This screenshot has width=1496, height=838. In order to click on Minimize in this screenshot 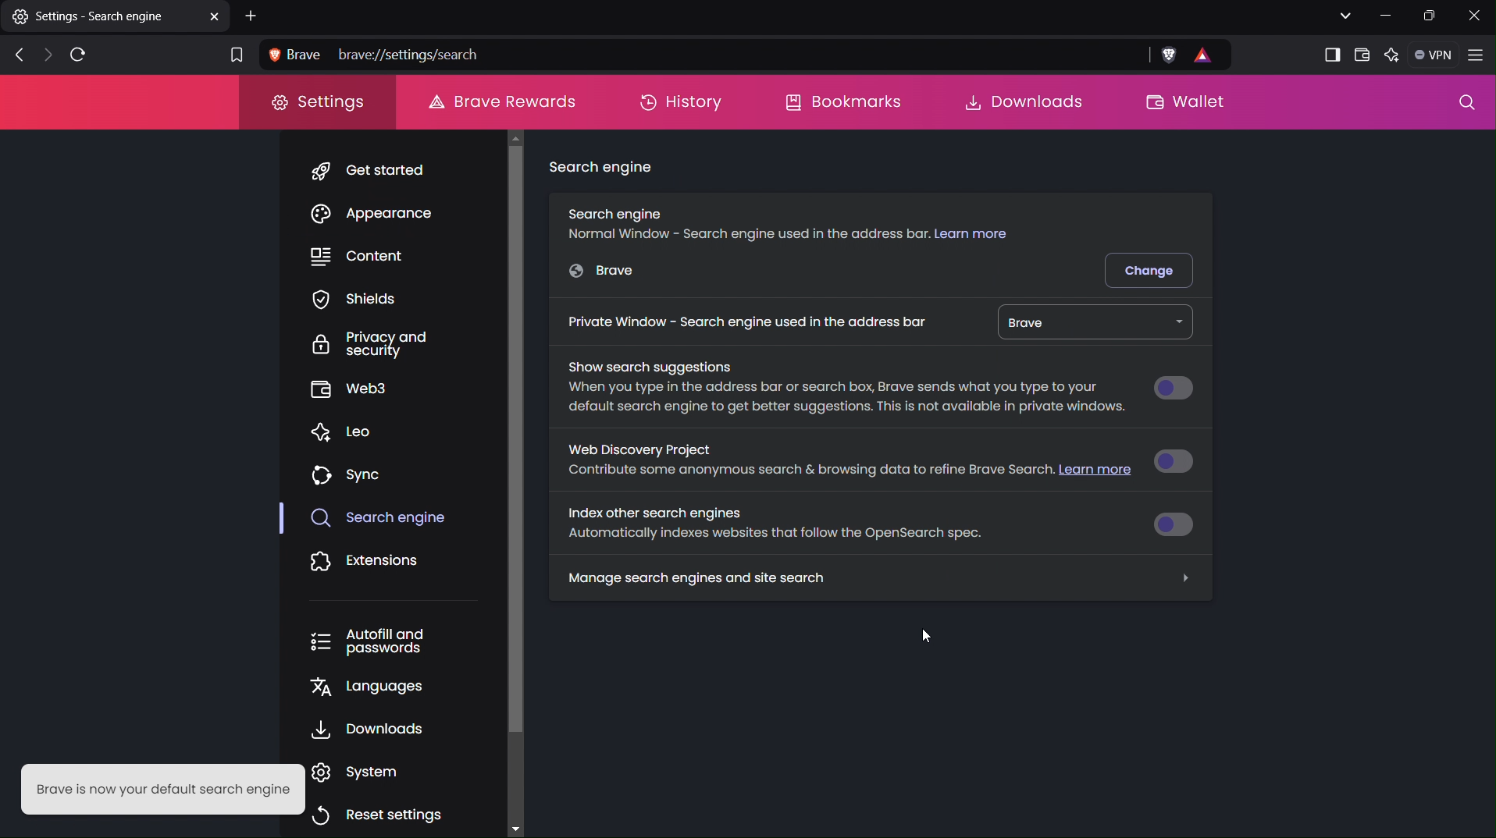, I will do `click(1387, 16)`.